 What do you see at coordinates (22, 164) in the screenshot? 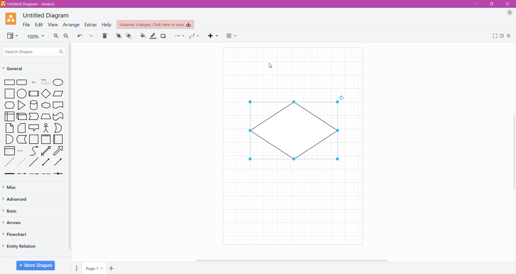
I see `Dotted Line` at bounding box center [22, 164].